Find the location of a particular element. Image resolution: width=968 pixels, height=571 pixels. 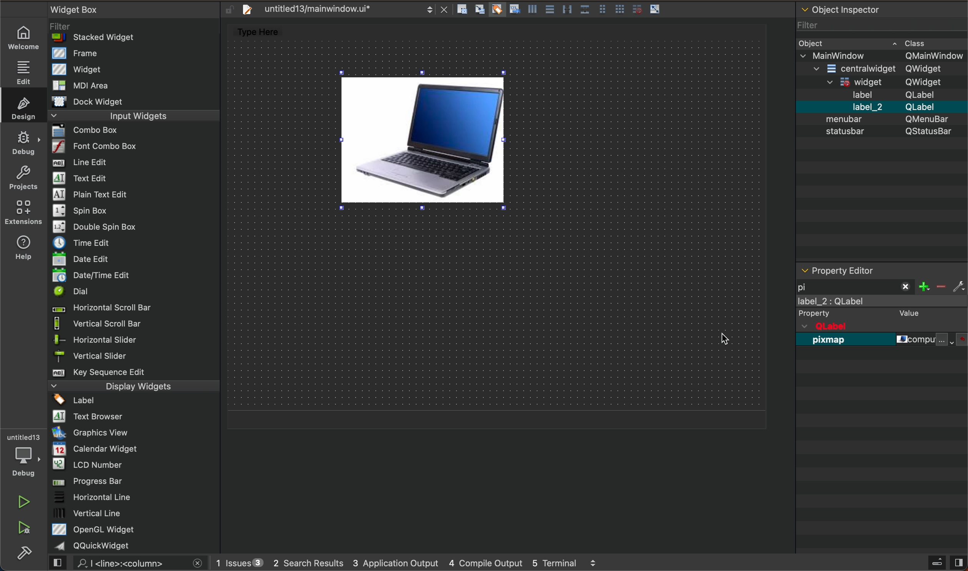

debug is located at coordinates (23, 140).